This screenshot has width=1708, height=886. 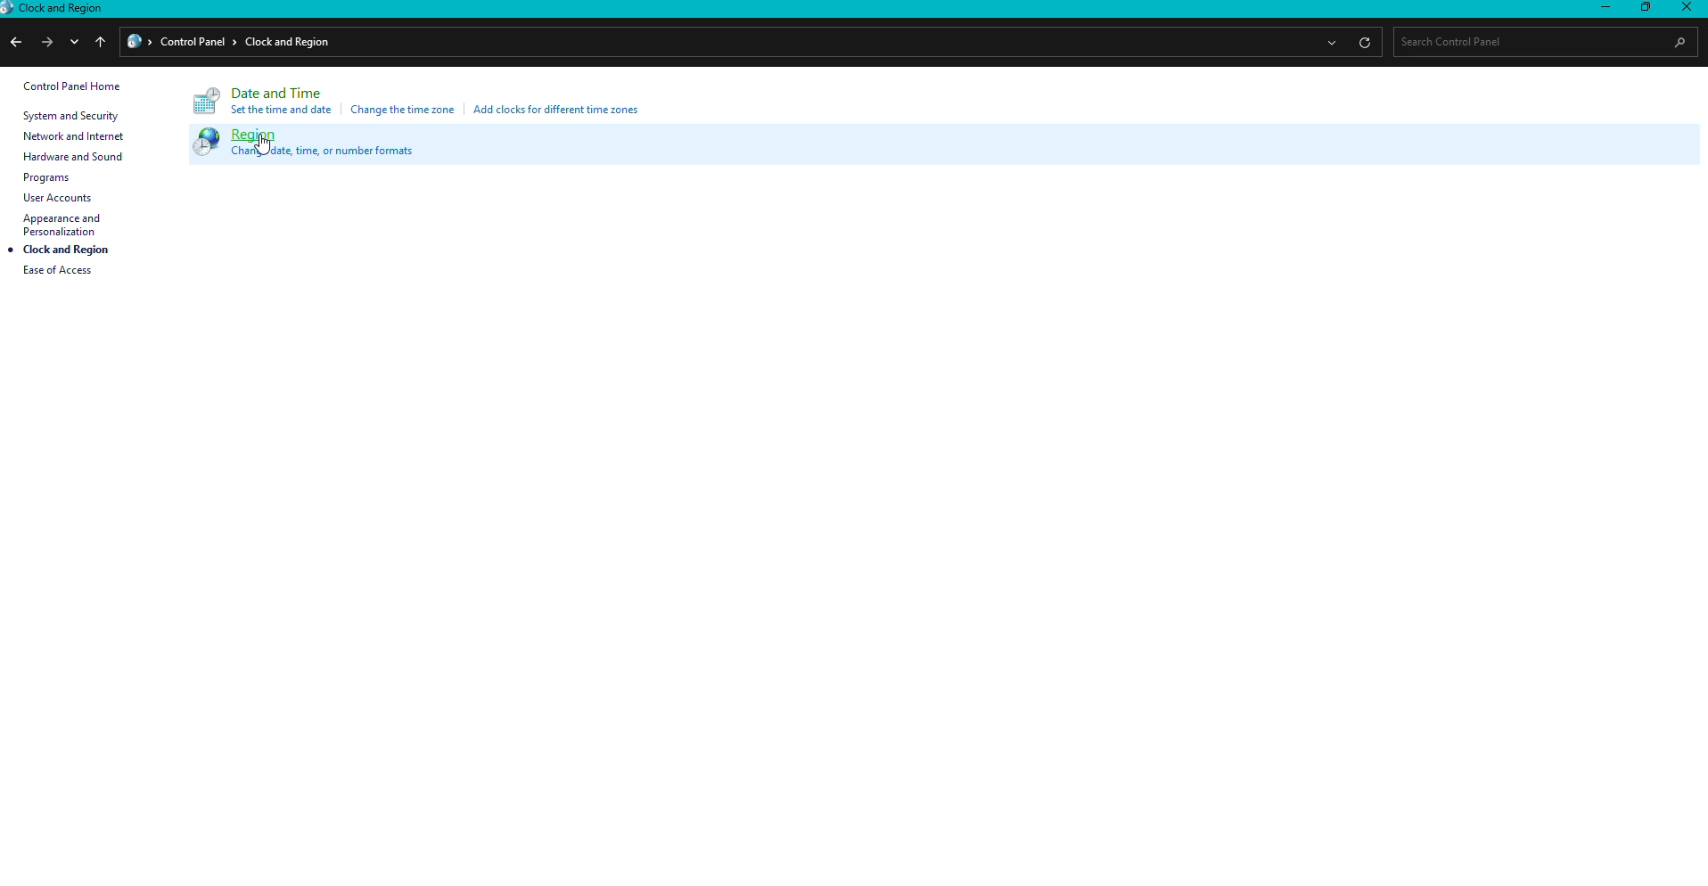 What do you see at coordinates (708, 41) in the screenshot?
I see `File path` at bounding box center [708, 41].